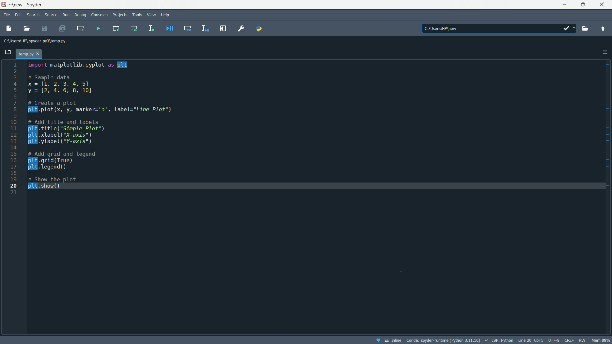 The width and height of the screenshot is (612, 344). What do you see at coordinates (66, 15) in the screenshot?
I see `run` at bounding box center [66, 15].